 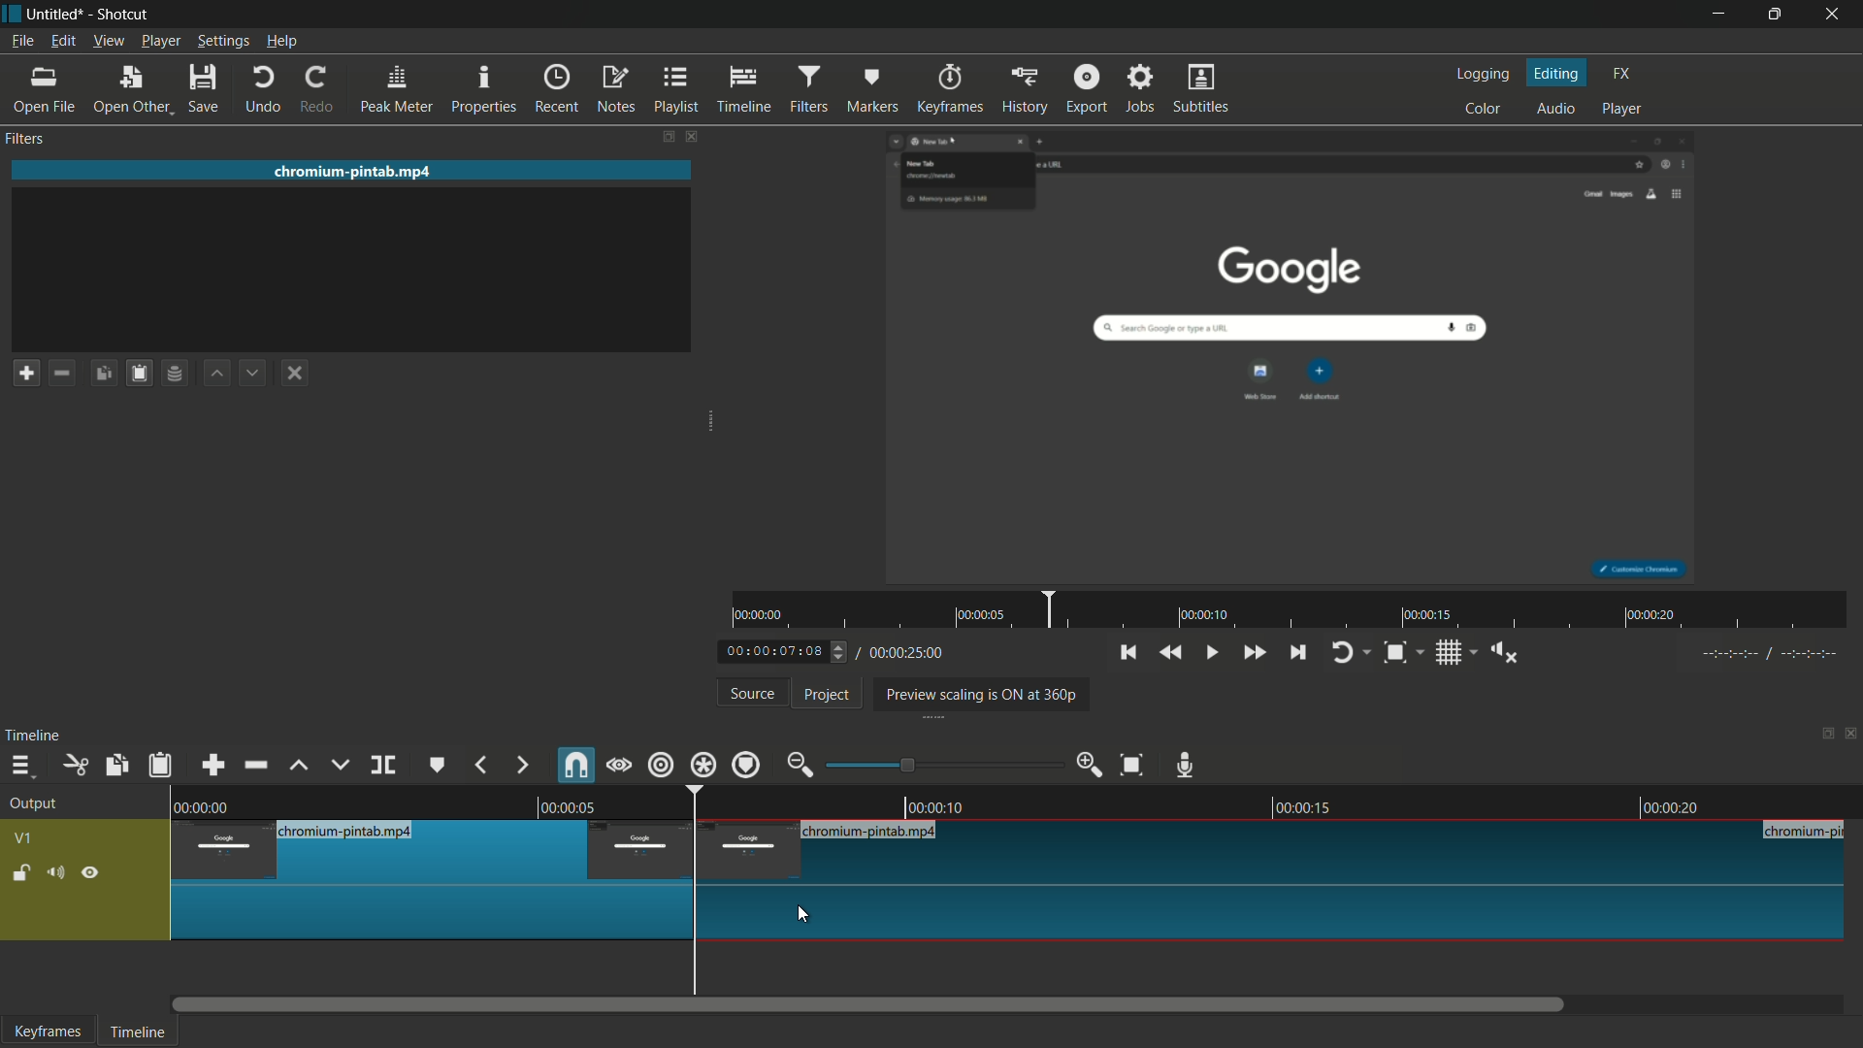 I want to click on toggle zoom, so click(x=1395, y=654).